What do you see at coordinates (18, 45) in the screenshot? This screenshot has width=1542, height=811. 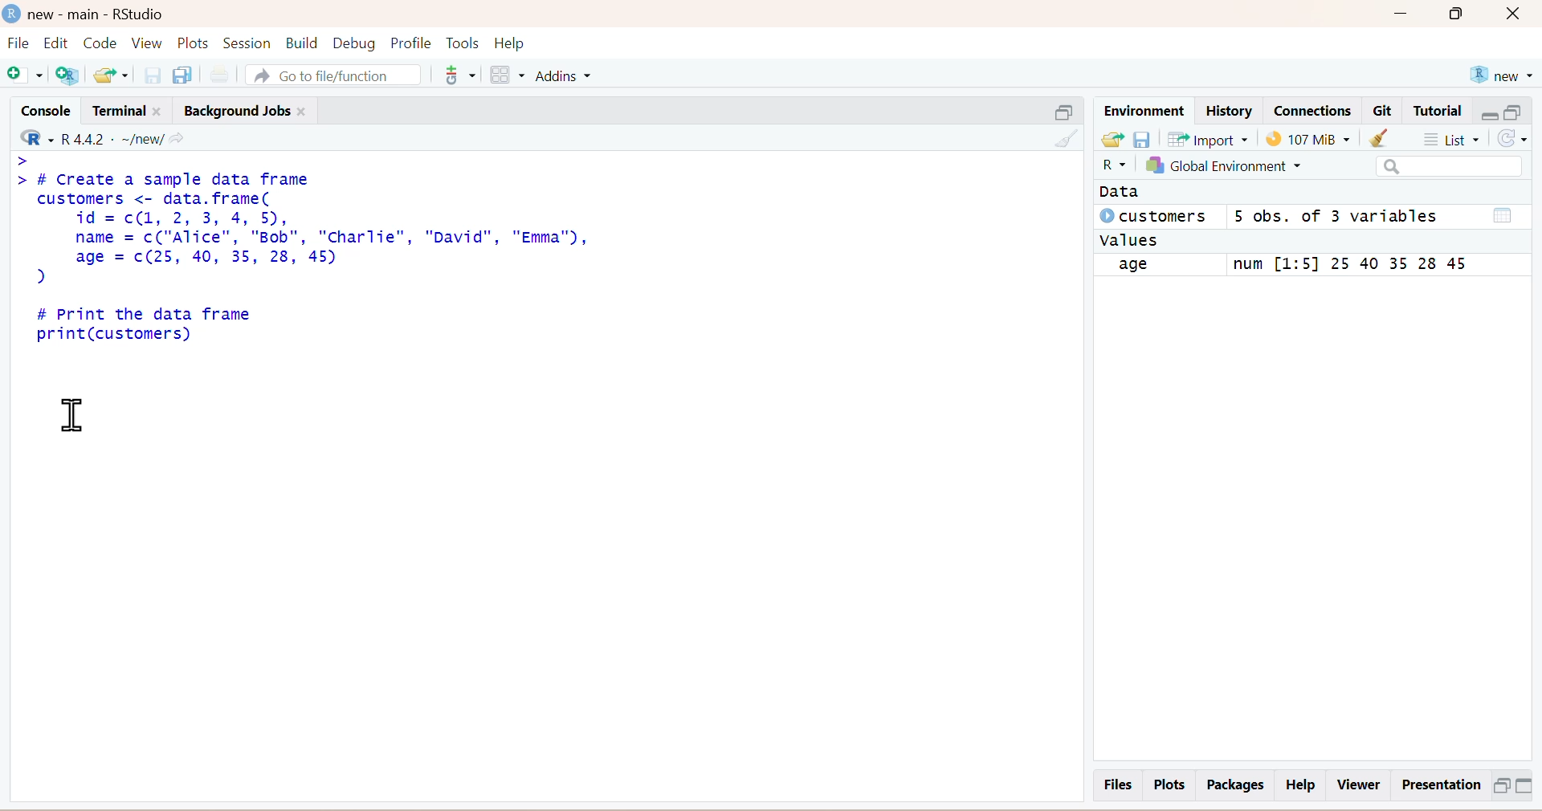 I see `File` at bounding box center [18, 45].